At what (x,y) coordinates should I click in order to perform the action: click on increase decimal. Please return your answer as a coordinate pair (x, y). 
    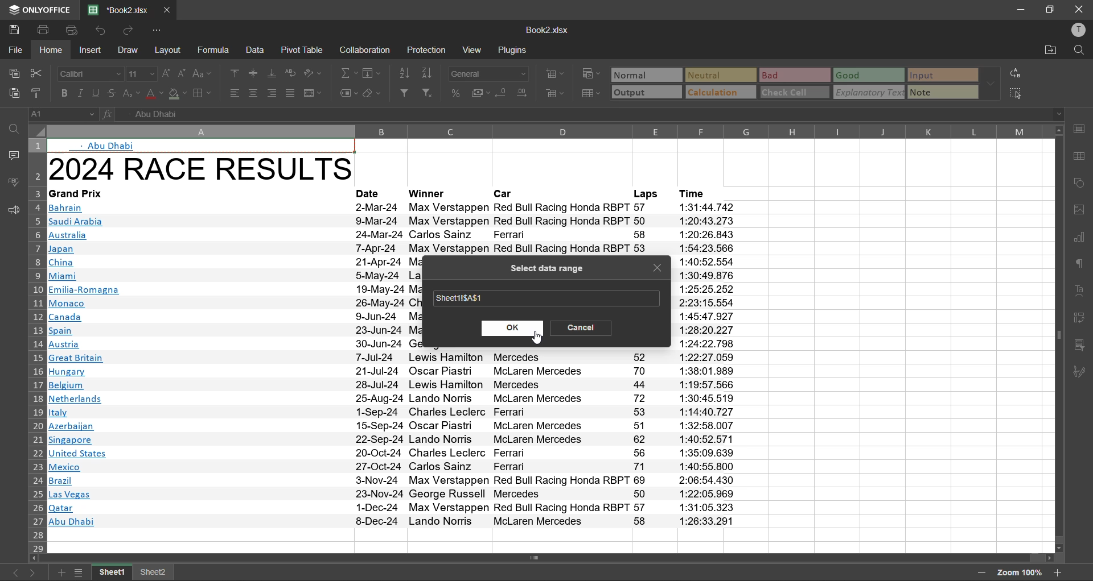
    Looking at the image, I should click on (527, 92).